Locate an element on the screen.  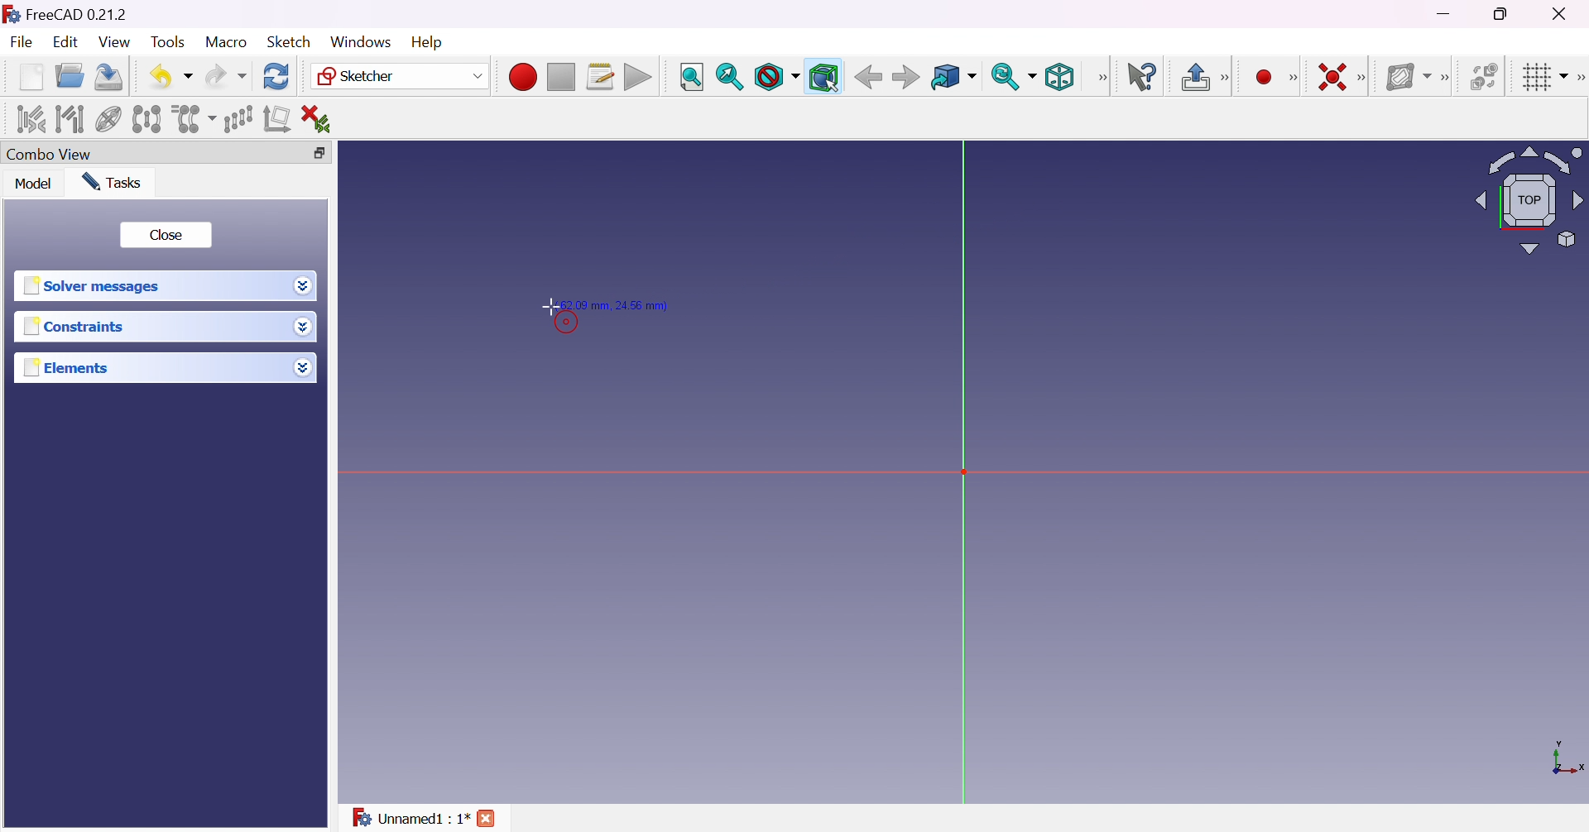
[Sketcher constraints] is located at coordinates (1366, 79).